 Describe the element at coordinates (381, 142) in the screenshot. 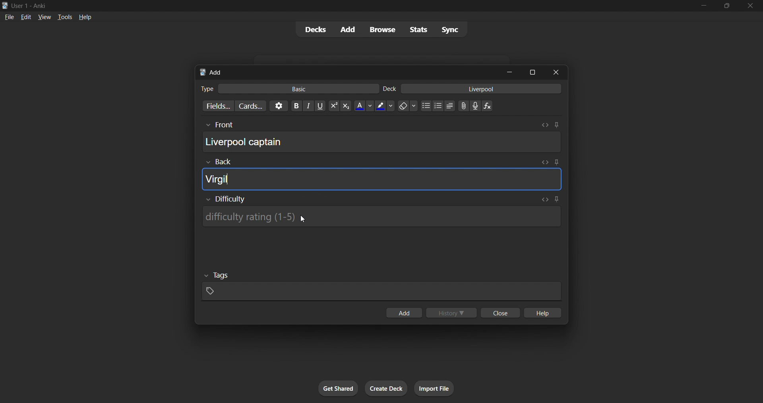

I see `card front field input box` at that location.